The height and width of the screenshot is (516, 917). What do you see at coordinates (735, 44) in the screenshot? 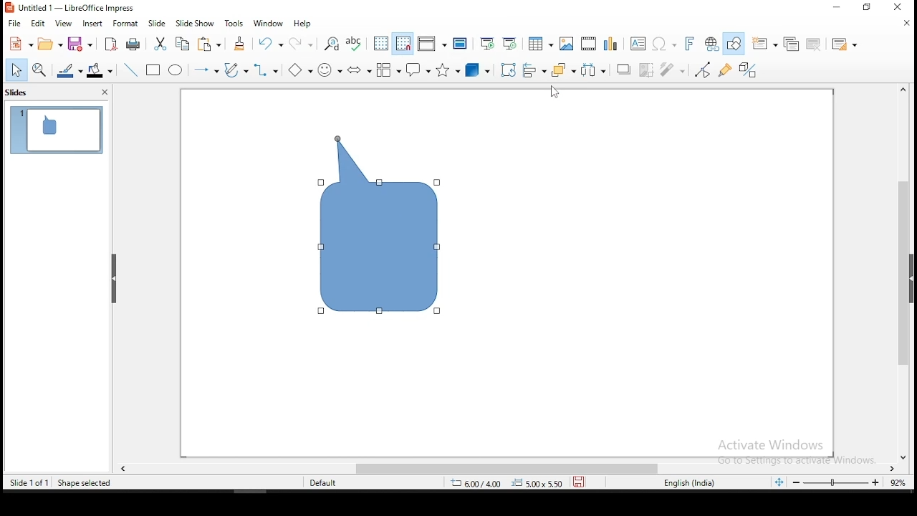
I see `show draw functions` at bounding box center [735, 44].